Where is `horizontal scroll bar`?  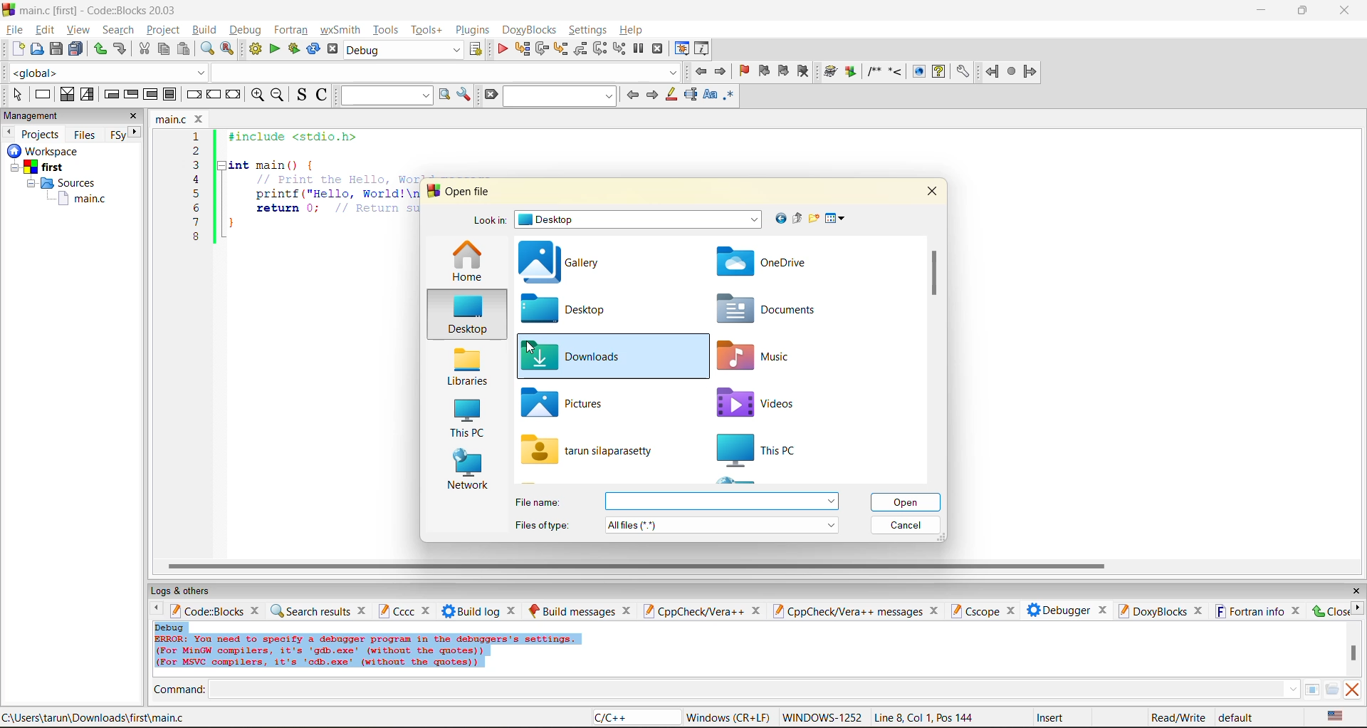
horizontal scroll bar is located at coordinates (636, 566).